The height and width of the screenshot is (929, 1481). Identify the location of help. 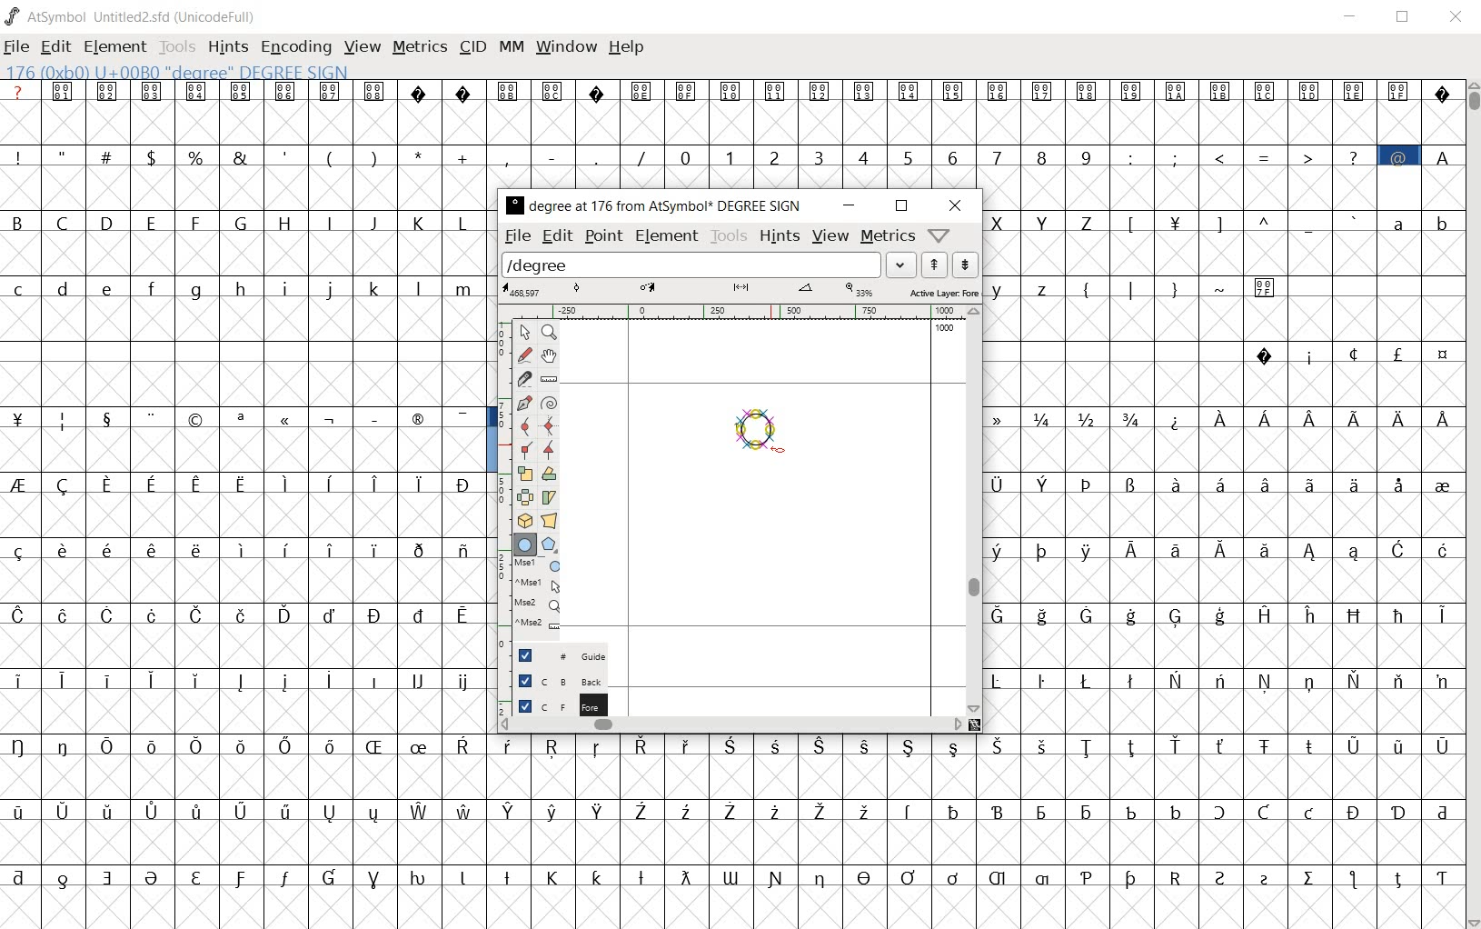
(629, 48).